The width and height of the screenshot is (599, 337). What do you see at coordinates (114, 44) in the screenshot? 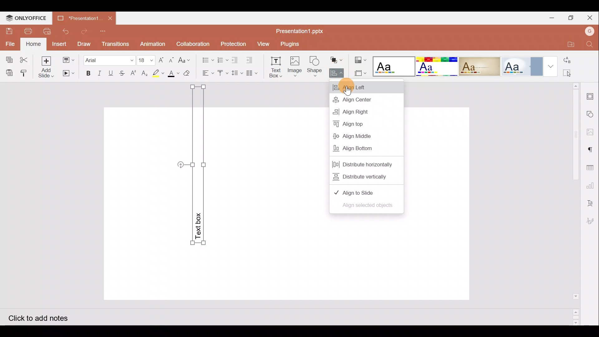
I see `Transitions` at bounding box center [114, 44].